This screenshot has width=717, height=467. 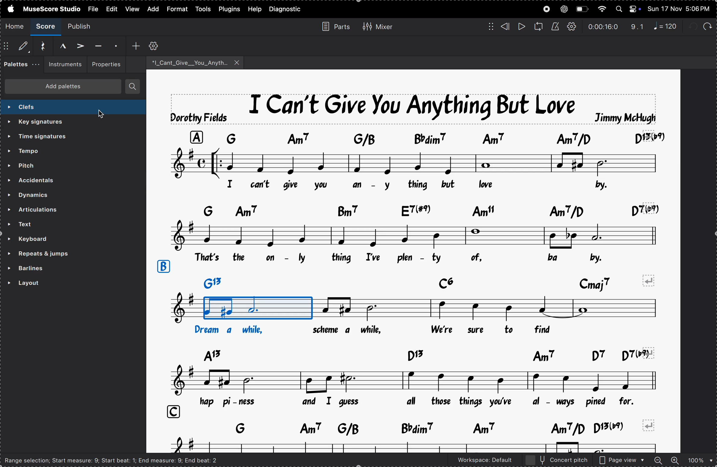 I want to click on zoom in and out, so click(x=683, y=461).